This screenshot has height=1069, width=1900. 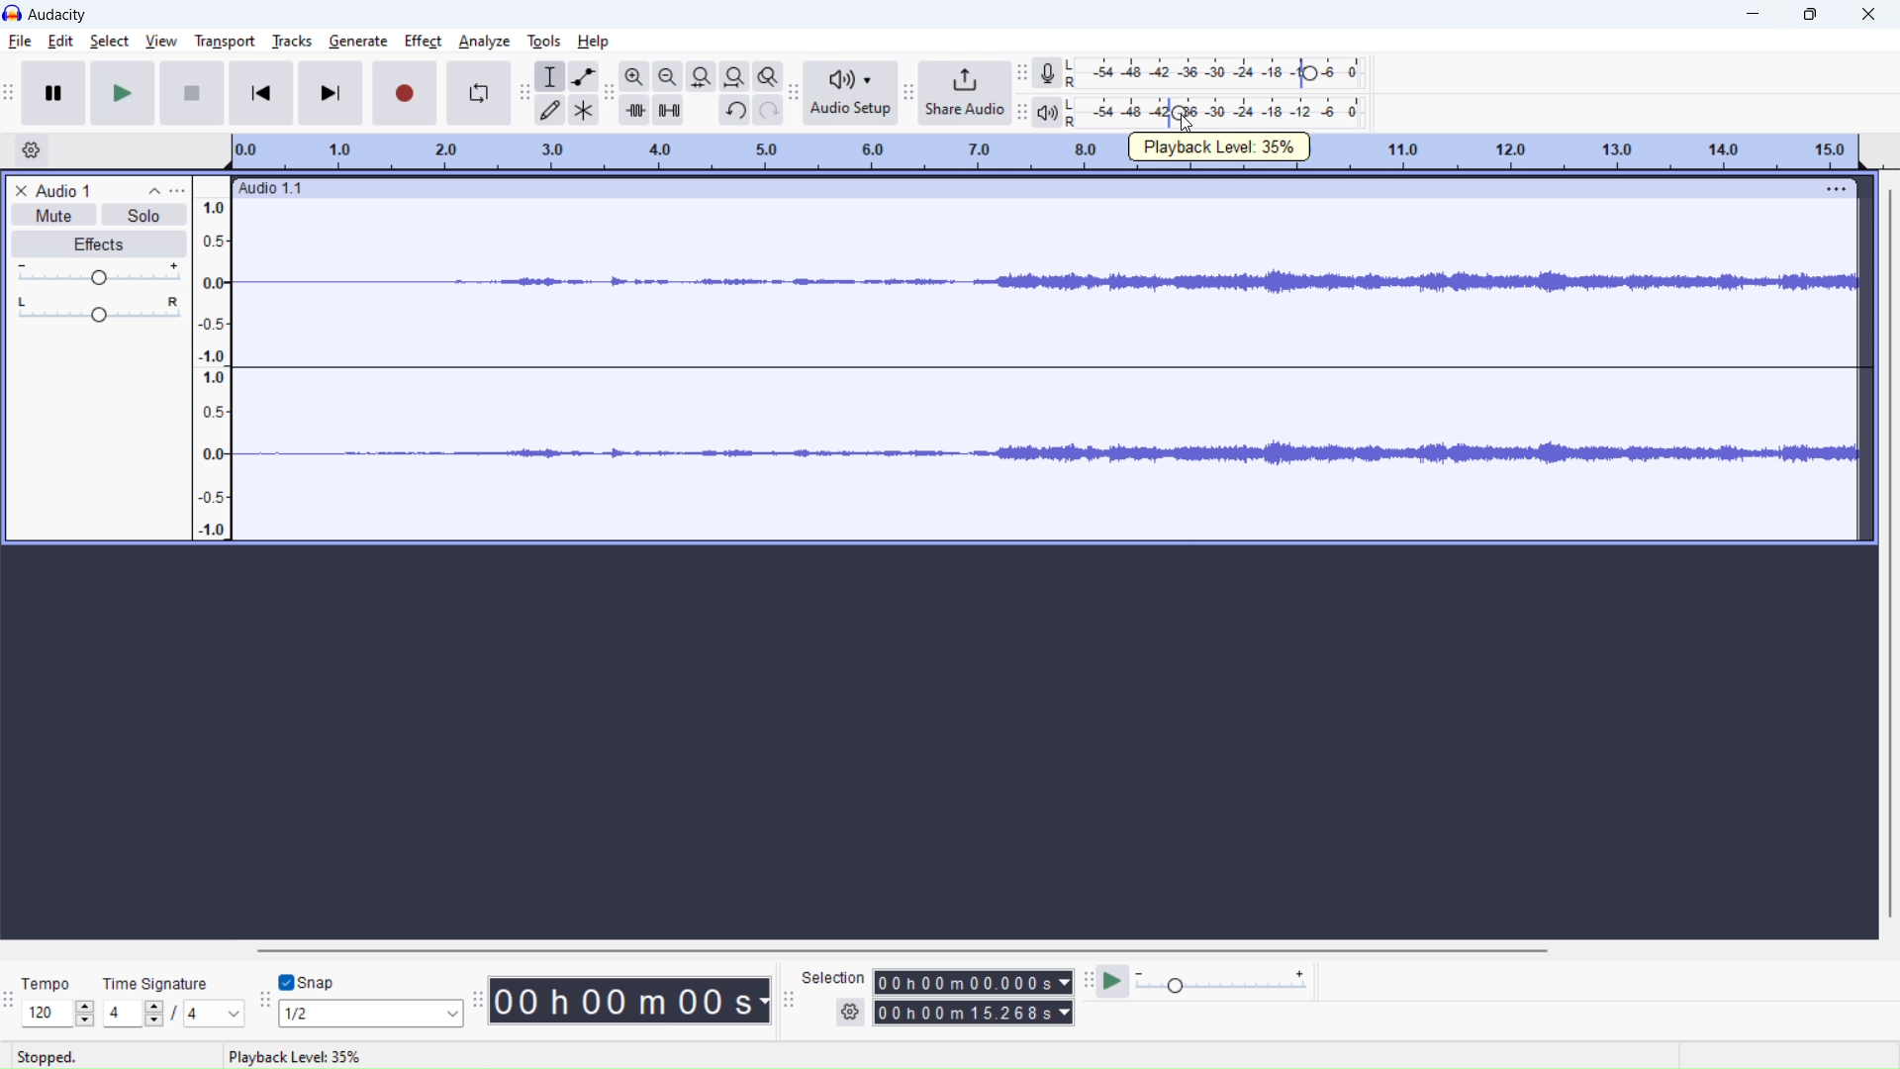 I want to click on end time, so click(x=973, y=1013).